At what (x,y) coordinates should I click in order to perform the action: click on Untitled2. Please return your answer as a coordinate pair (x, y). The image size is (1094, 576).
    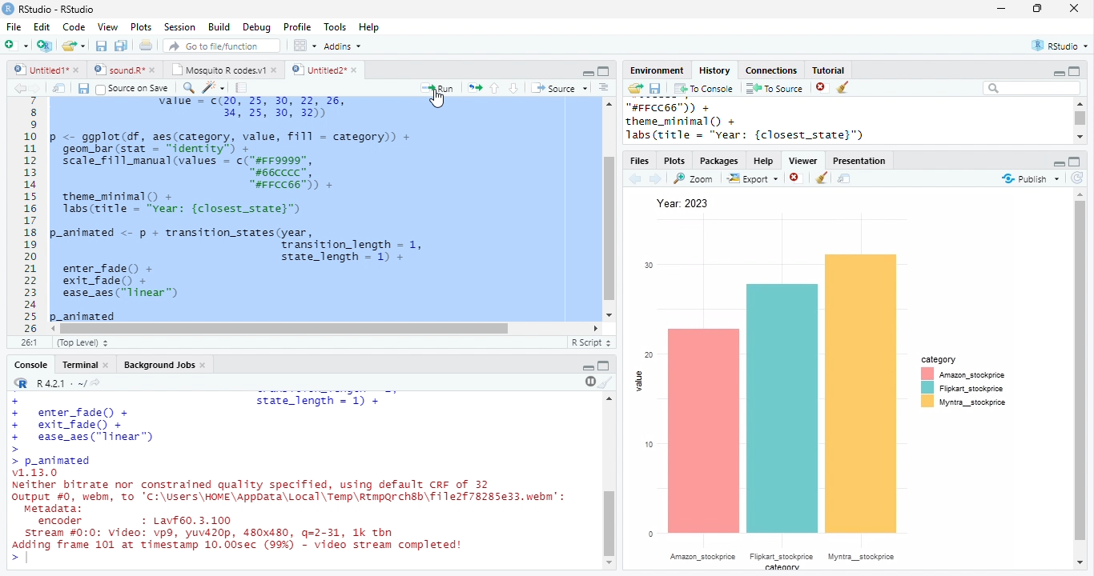
    Looking at the image, I should click on (317, 70).